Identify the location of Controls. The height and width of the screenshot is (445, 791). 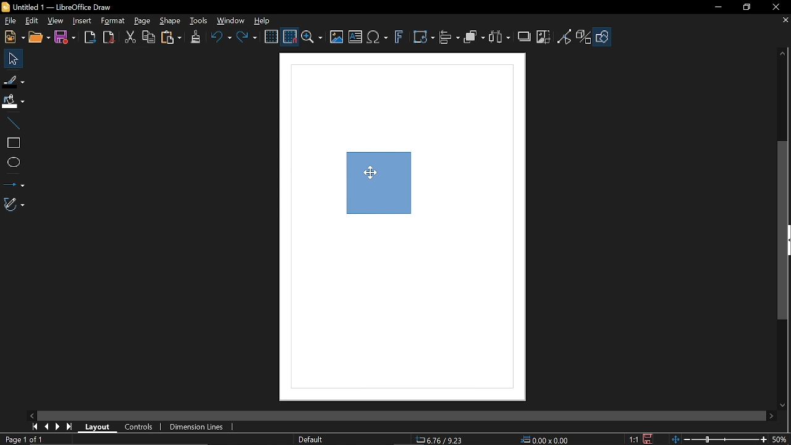
(138, 427).